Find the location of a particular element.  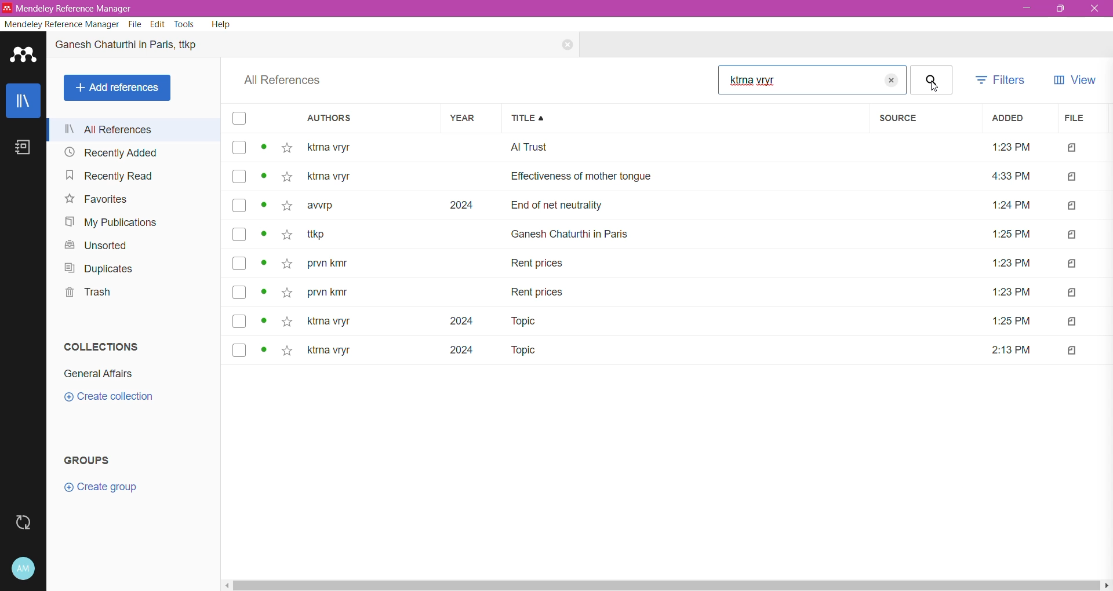

Authors is located at coordinates (372, 119).